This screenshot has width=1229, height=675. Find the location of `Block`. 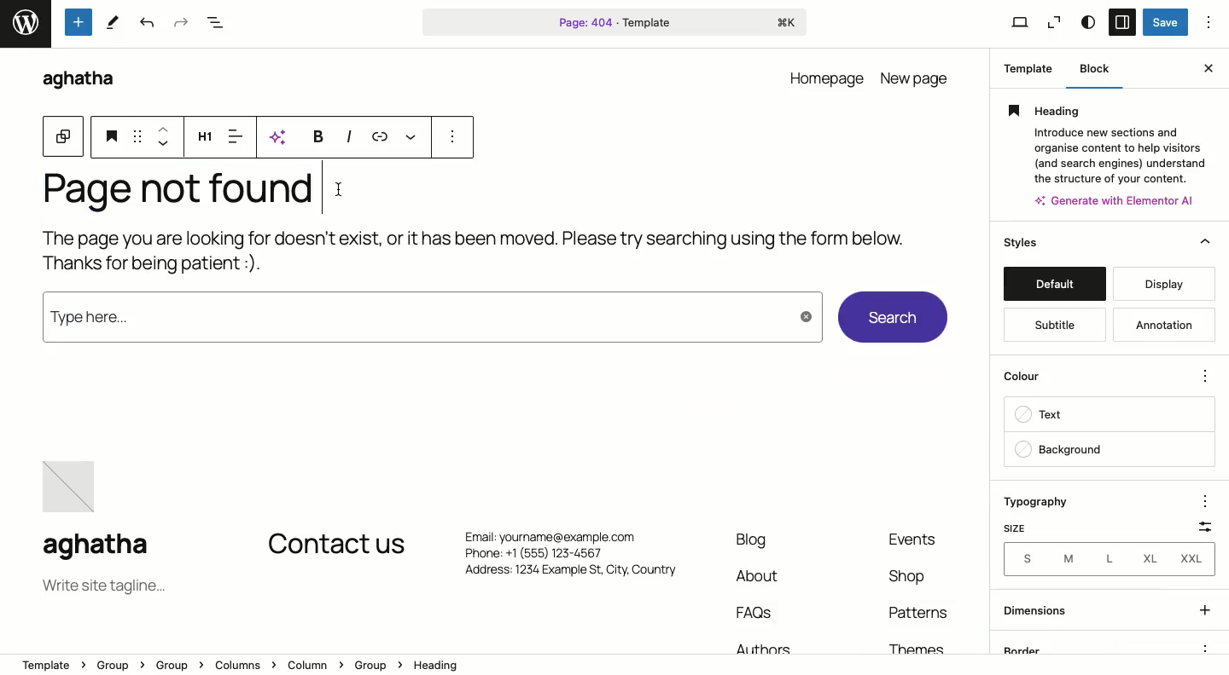

Block is located at coordinates (64, 135).